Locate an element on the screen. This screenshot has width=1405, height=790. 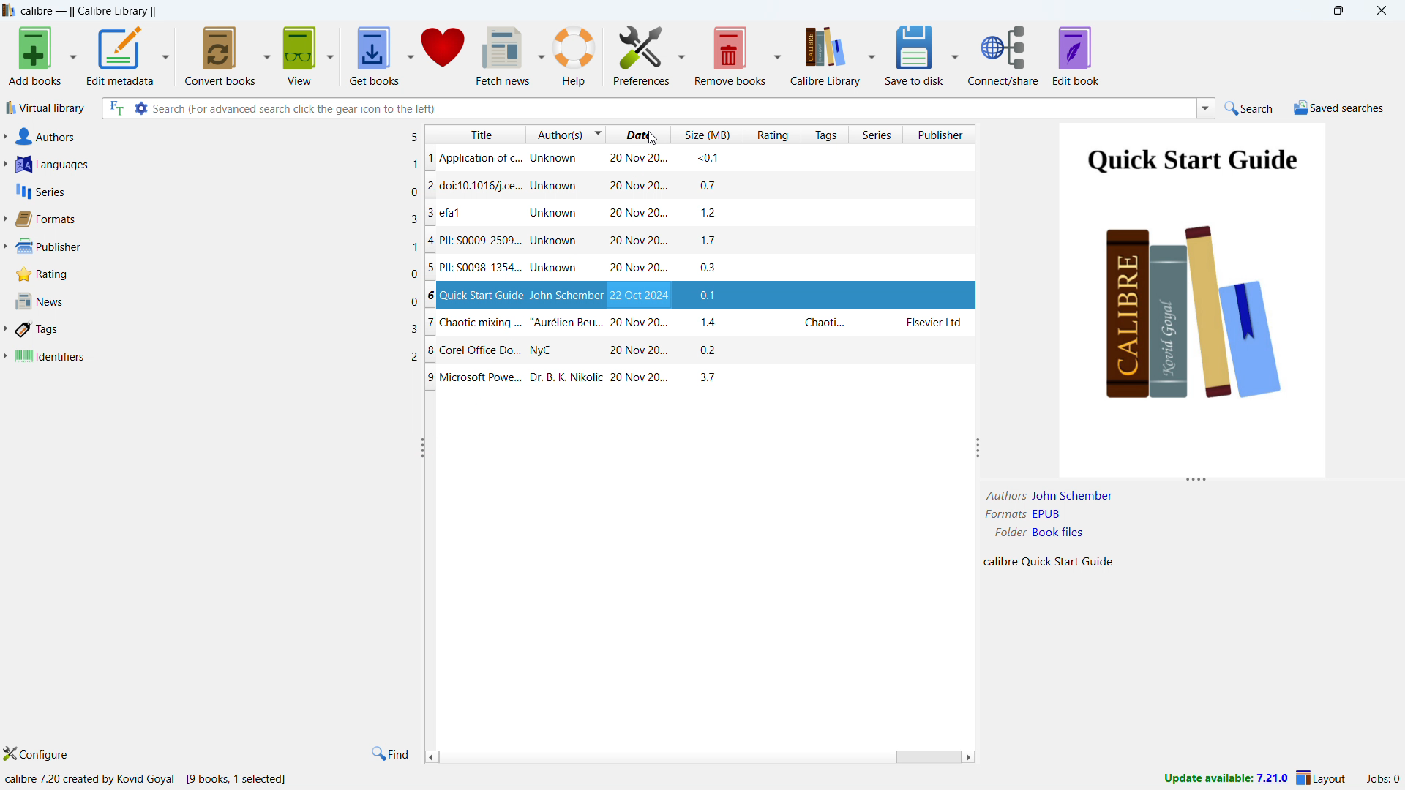
tags is located at coordinates (218, 330).